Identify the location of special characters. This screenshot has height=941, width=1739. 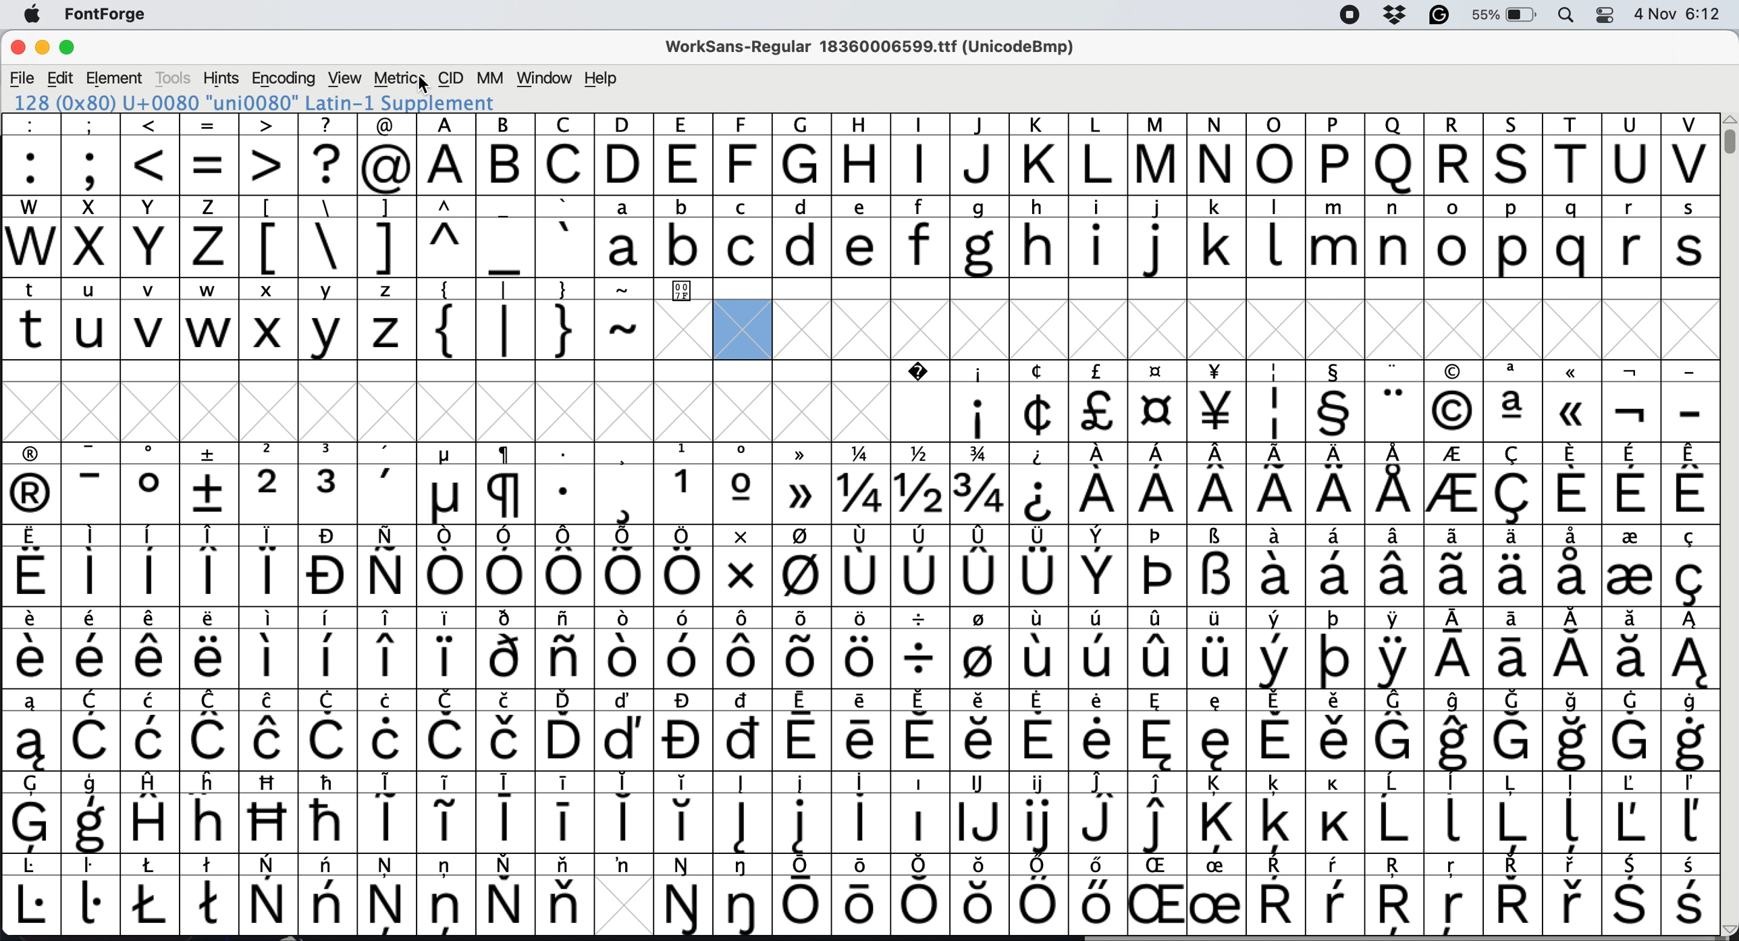
(859, 825).